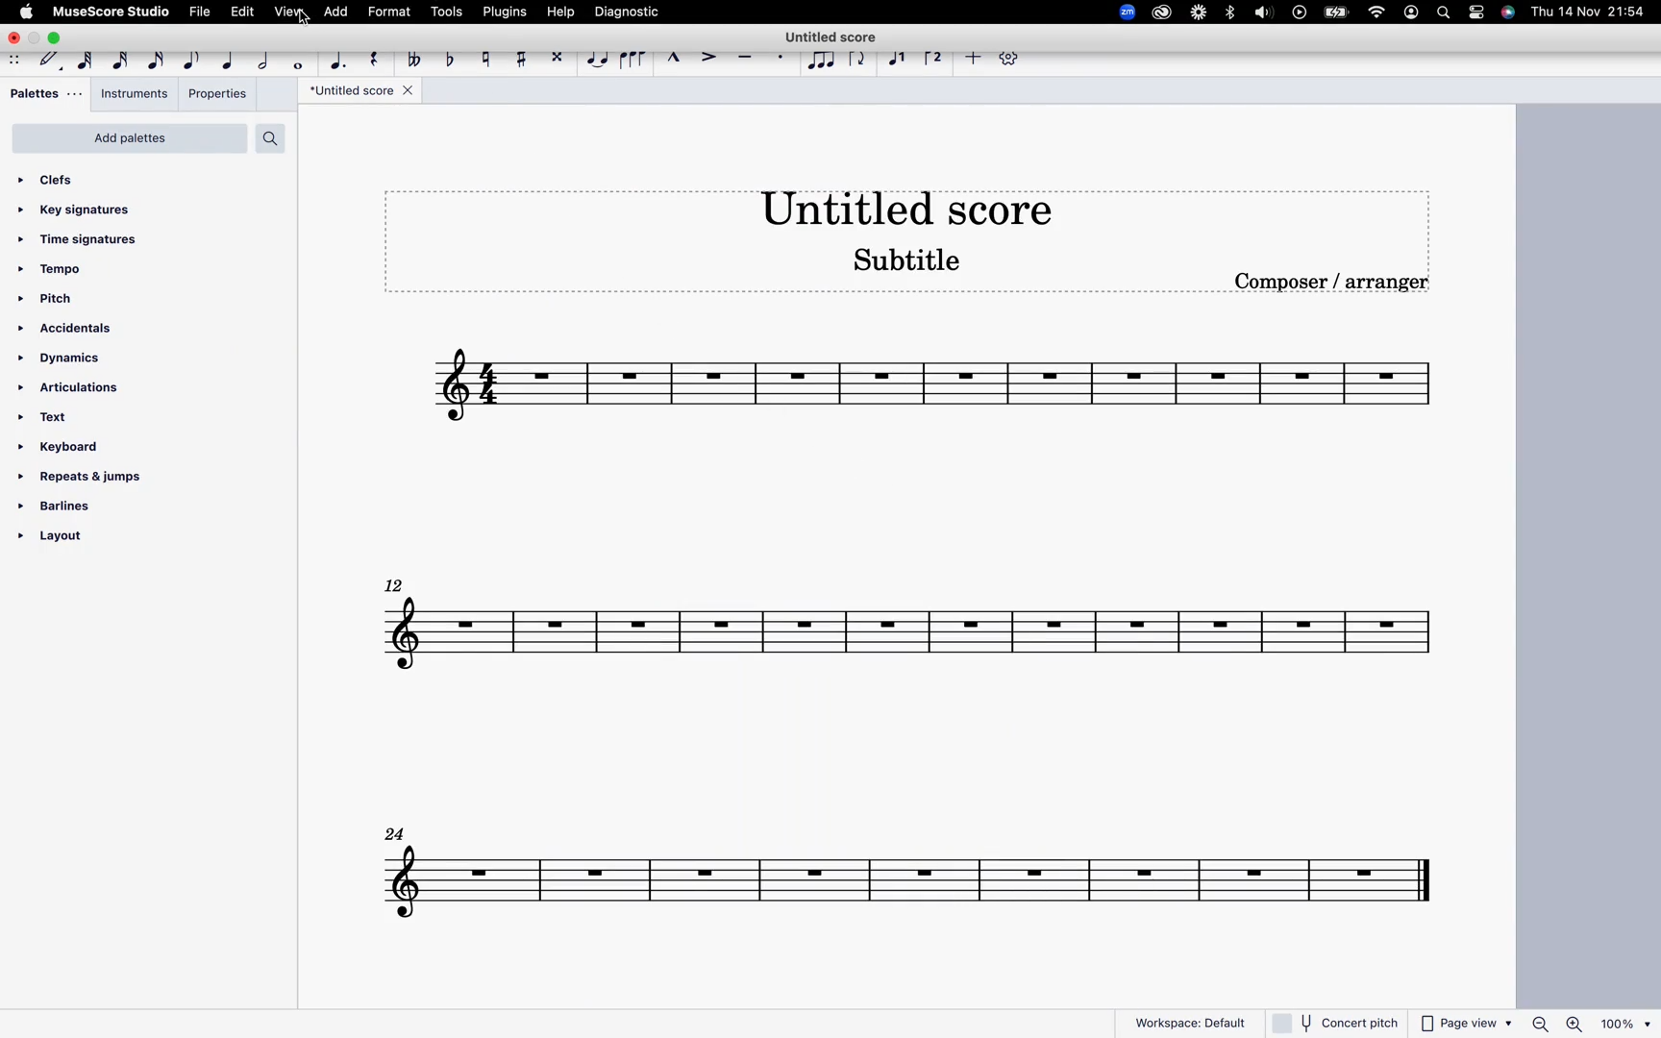 The height and width of the screenshot is (1038, 1661). Describe the element at coordinates (314, 24) in the screenshot. I see `cursor` at that location.